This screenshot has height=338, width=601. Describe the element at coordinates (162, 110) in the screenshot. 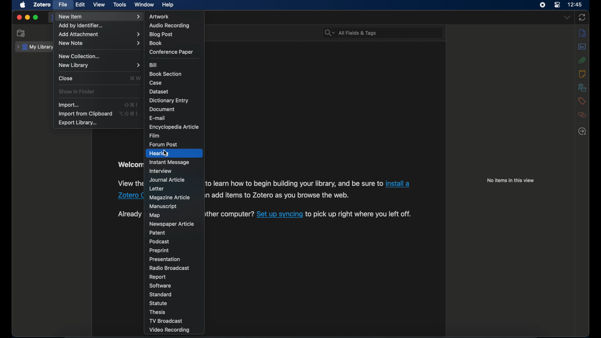

I see `document` at that location.